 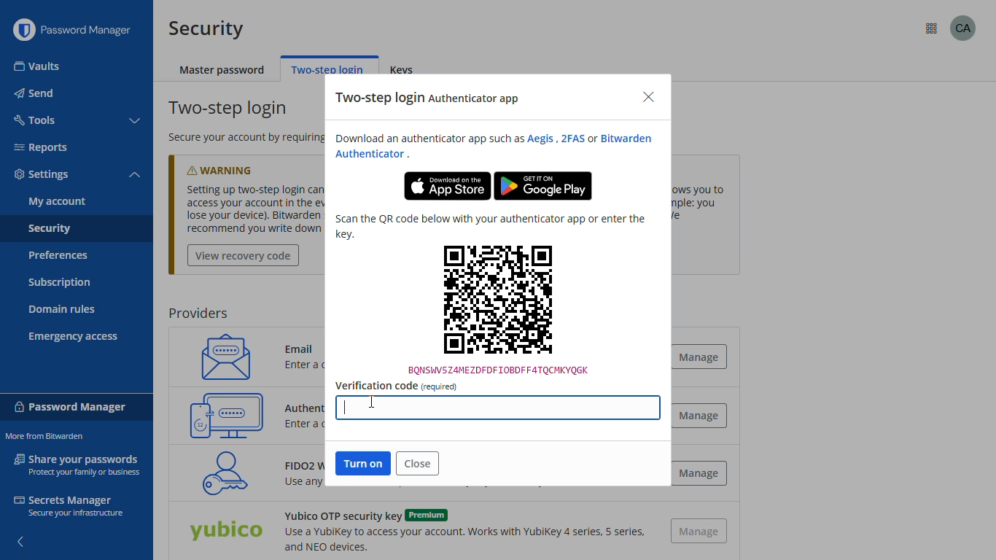 I want to click on manage, so click(x=698, y=356).